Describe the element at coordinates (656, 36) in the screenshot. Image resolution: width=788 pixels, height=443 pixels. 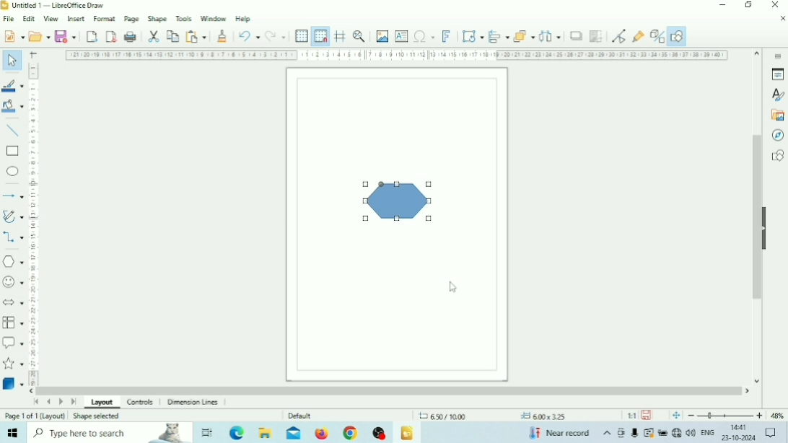
I see `Toggle Extrusion` at that location.